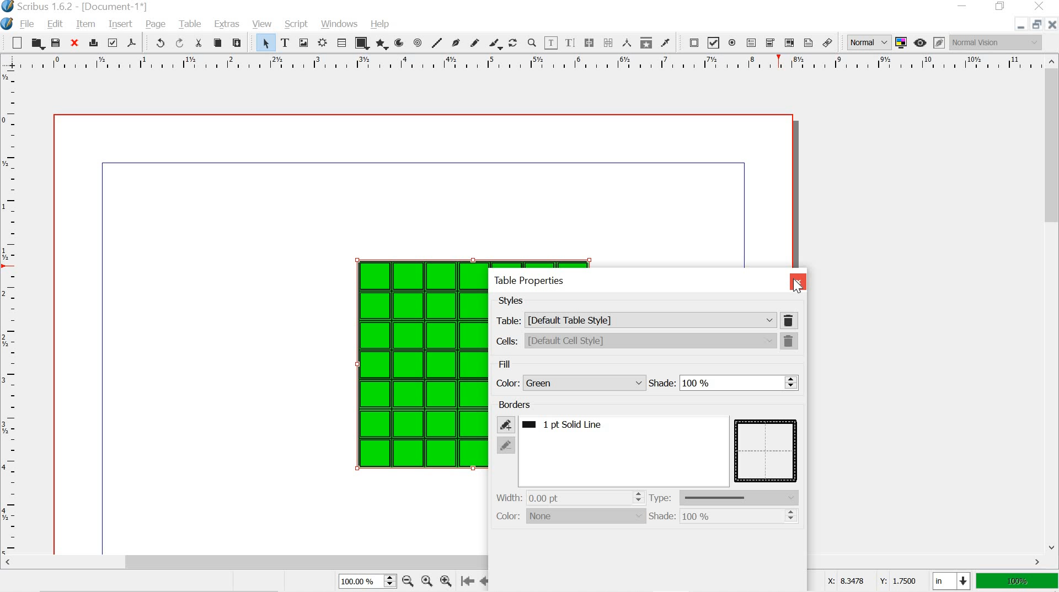  Describe the element at coordinates (456, 43) in the screenshot. I see `bezier curve` at that location.